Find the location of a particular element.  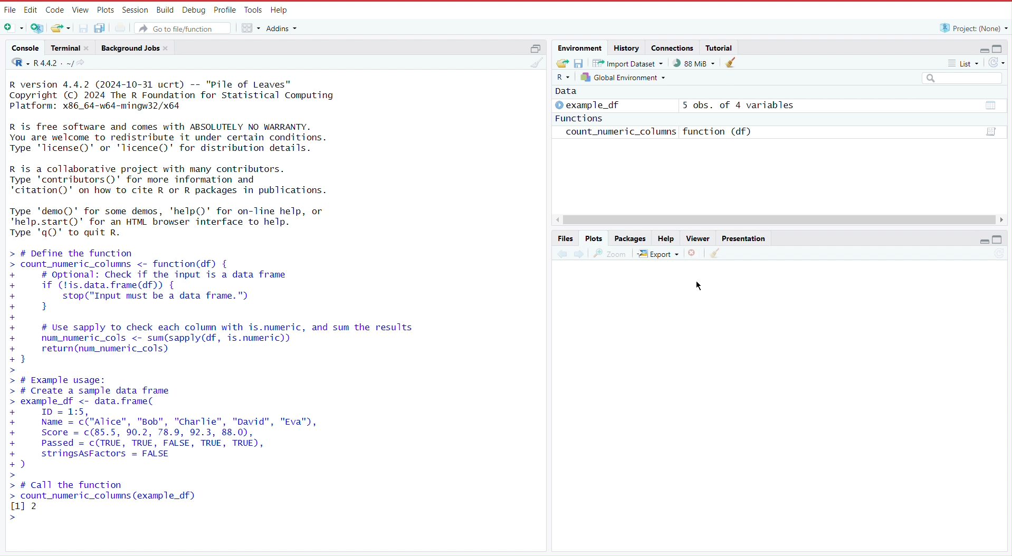

Background Jobs is located at coordinates (136, 47).